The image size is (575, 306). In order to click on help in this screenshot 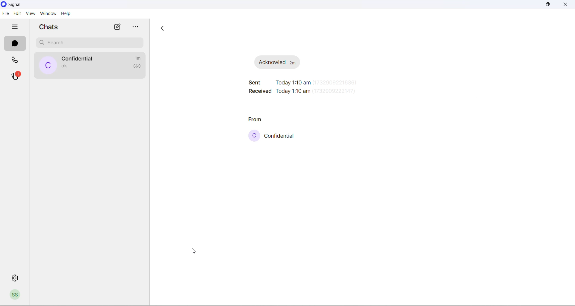, I will do `click(67, 14)`.